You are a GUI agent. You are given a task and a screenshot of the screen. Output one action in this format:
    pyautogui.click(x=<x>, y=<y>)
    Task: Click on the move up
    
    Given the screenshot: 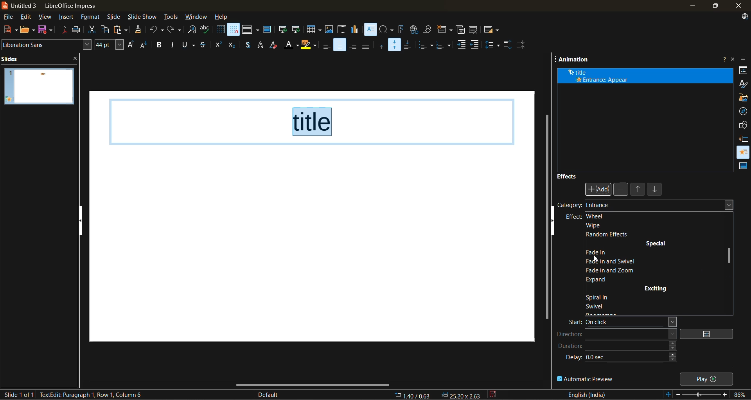 What is the action you would take?
    pyautogui.click(x=639, y=191)
    